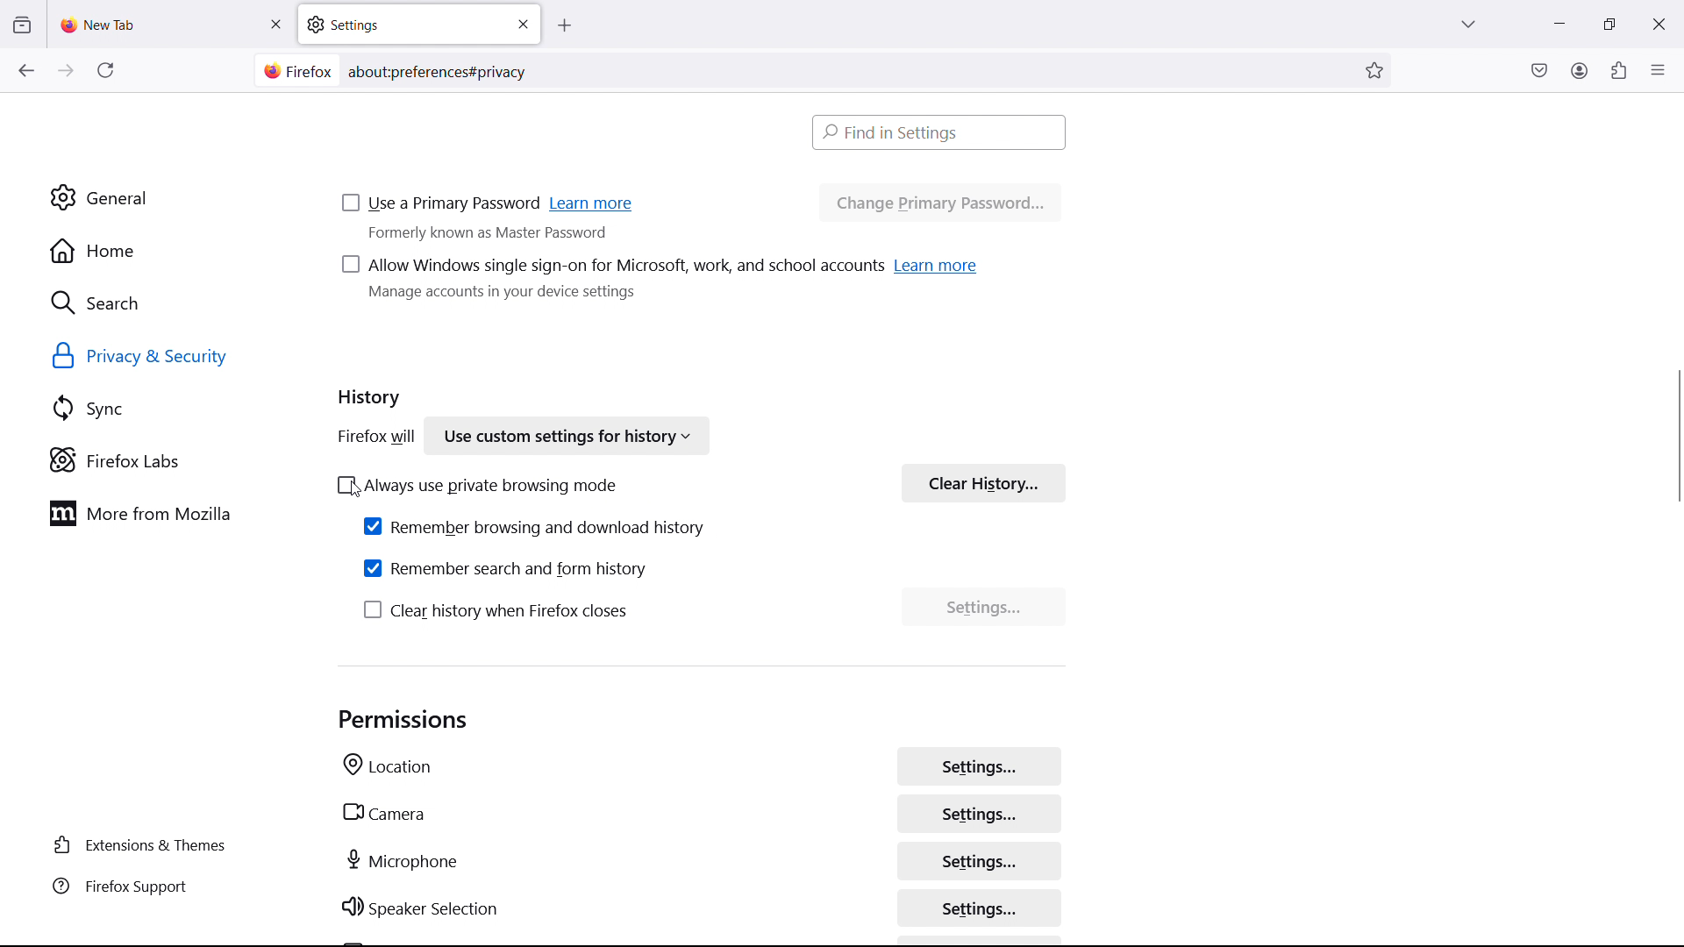  I want to click on close, so click(1658, 21).